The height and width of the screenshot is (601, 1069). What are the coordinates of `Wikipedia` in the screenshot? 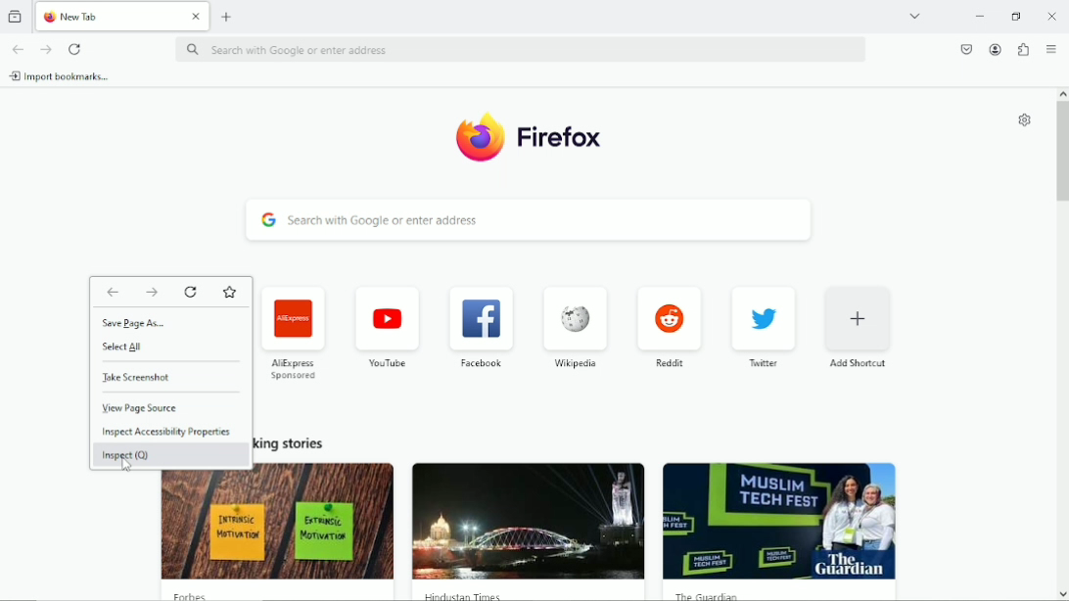 It's located at (574, 329).